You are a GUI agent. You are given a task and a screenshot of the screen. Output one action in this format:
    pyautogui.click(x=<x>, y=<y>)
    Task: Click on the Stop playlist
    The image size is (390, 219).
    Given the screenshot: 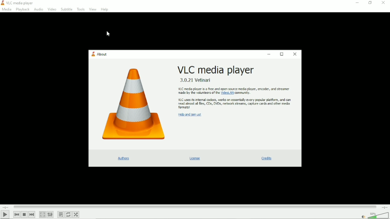 What is the action you would take?
    pyautogui.click(x=24, y=214)
    